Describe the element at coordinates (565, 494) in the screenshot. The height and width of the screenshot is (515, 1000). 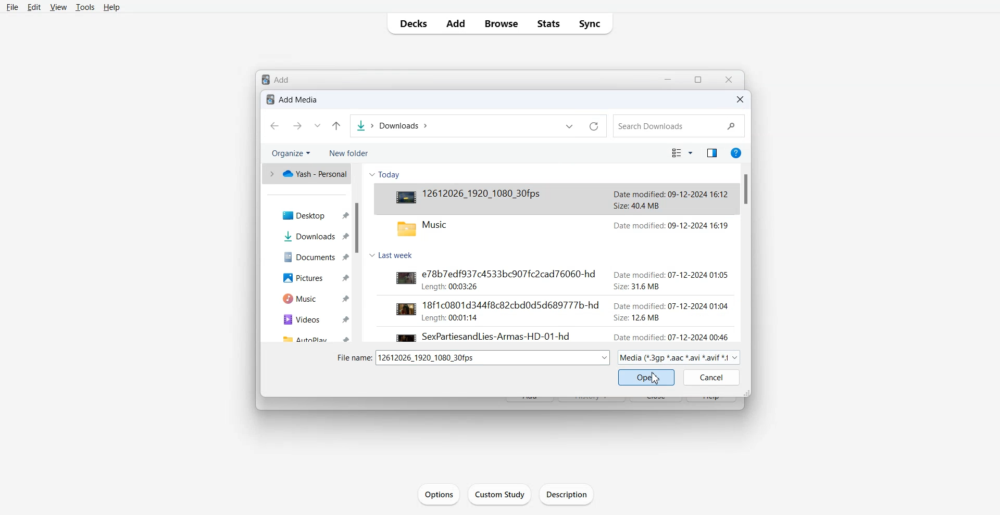
I see `Description` at that location.